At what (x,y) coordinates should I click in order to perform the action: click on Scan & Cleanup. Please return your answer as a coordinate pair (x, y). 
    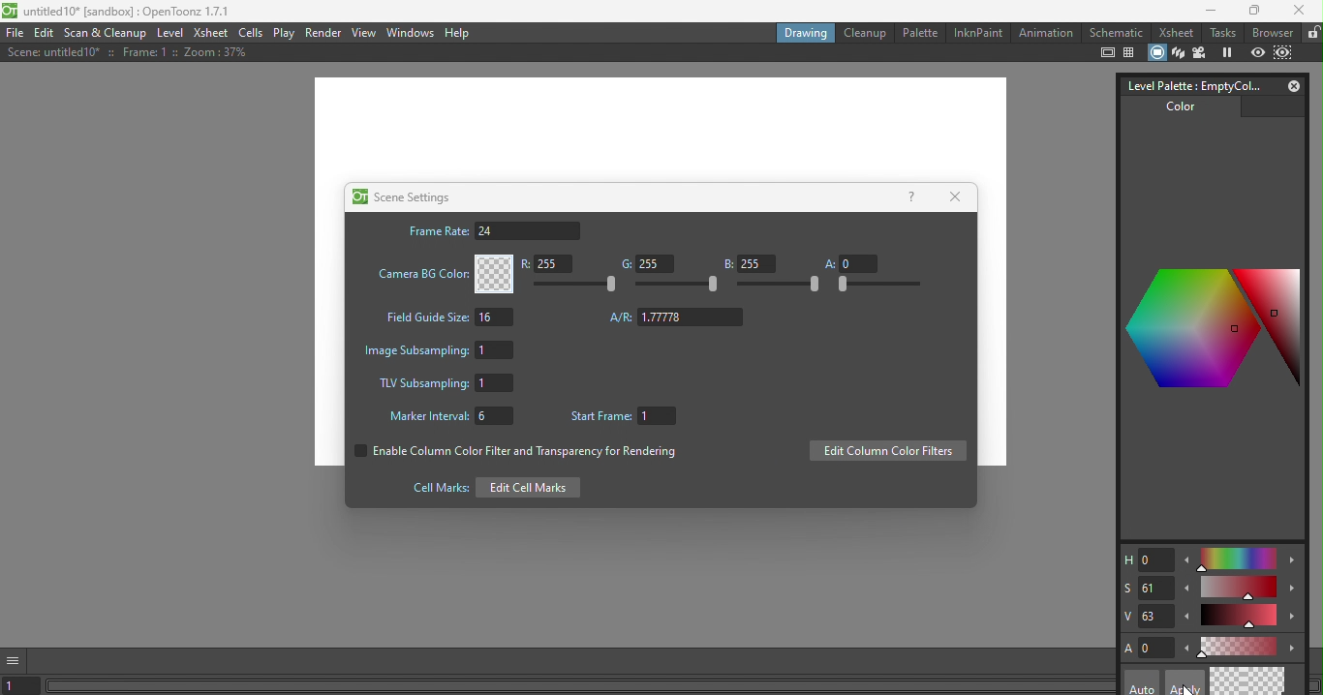
    Looking at the image, I should click on (109, 33).